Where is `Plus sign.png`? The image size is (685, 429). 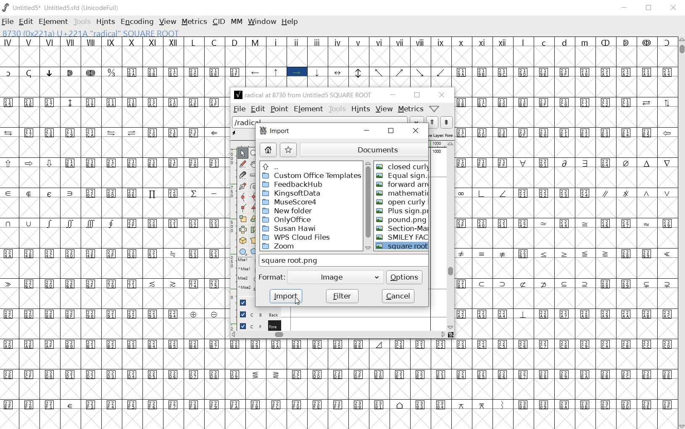
Plus sign.png is located at coordinates (402, 212).